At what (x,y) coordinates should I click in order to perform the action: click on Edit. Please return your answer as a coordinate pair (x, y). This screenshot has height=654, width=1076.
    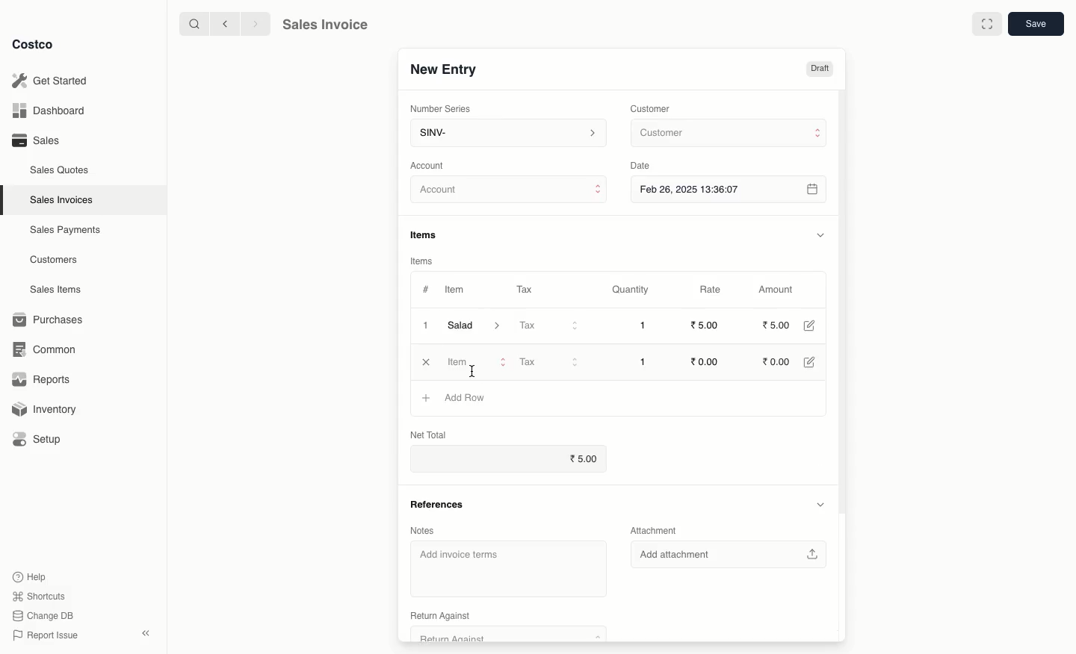
    Looking at the image, I should click on (808, 326).